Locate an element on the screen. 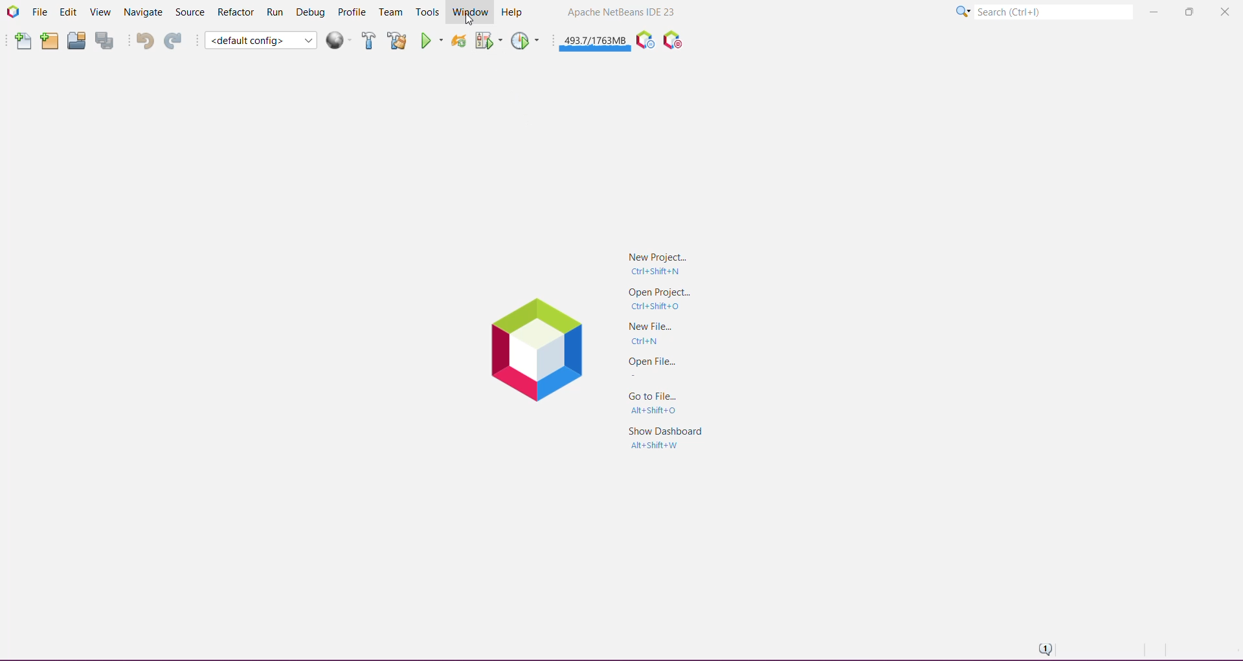 Image resolution: width=1243 pixels, height=661 pixels. Show Dashboard is located at coordinates (669, 440).